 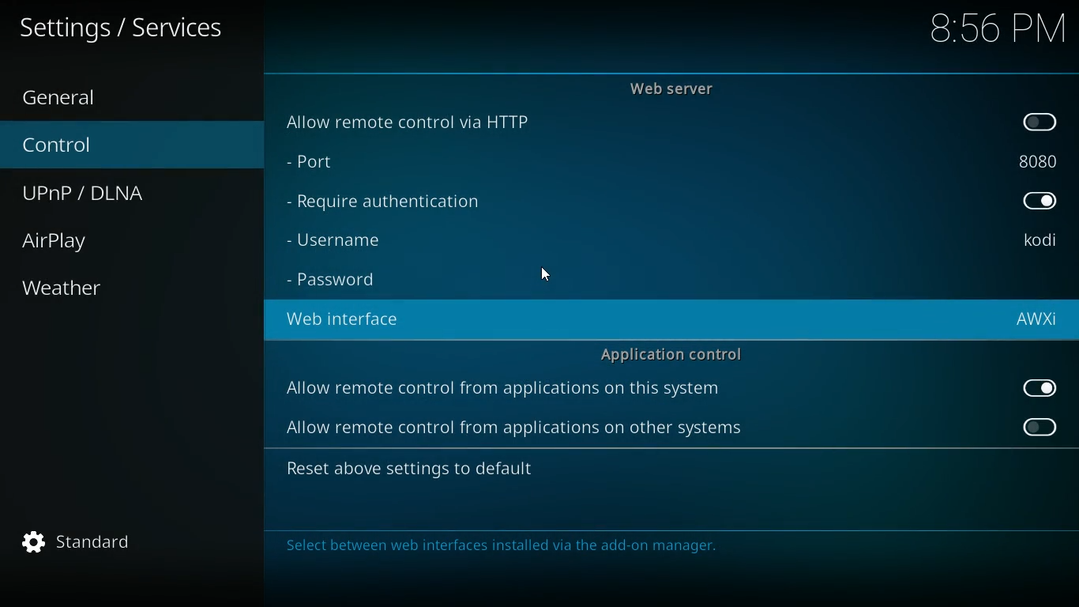 What do you see at coordinates (1039, 427) in the screenshot?
I see `off` at bounding box center [1039, 427].